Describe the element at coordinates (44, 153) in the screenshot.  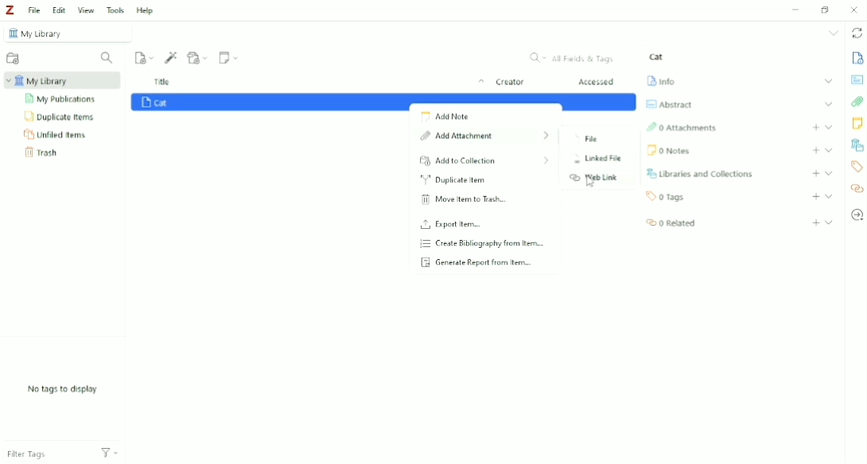
I see `Trash` at that location.